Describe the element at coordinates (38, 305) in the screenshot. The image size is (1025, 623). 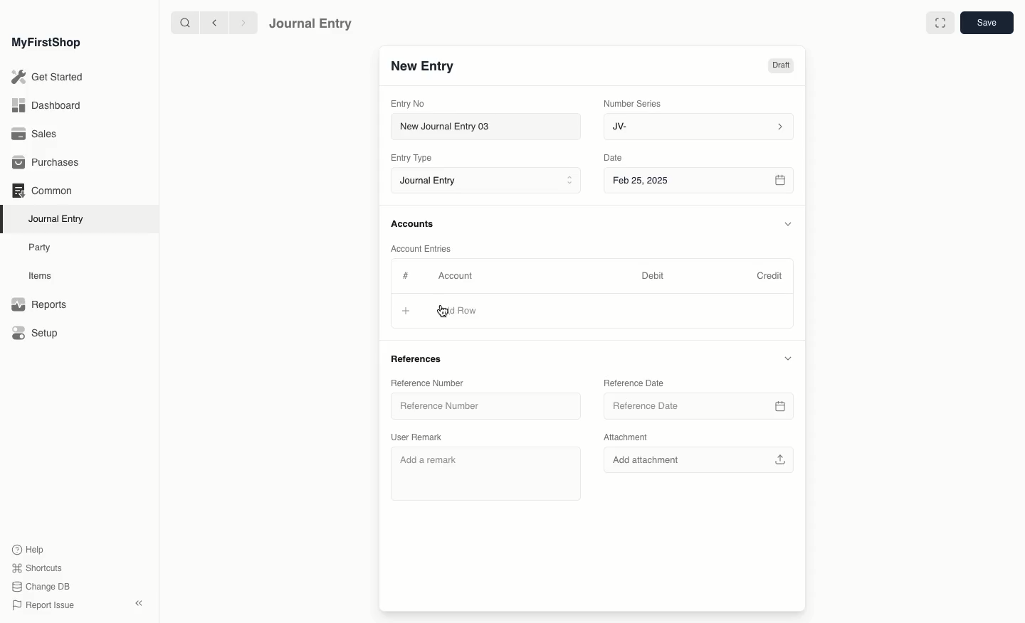
I see `Reports` at that location.